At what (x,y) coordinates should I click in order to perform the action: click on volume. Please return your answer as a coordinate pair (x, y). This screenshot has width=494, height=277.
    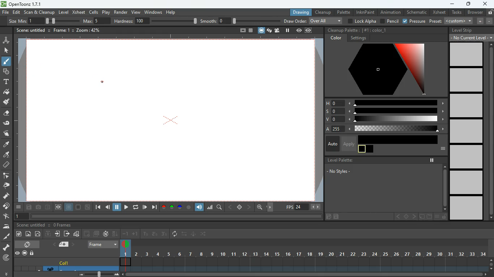
    Looking at the image, I should click on (200, 207).